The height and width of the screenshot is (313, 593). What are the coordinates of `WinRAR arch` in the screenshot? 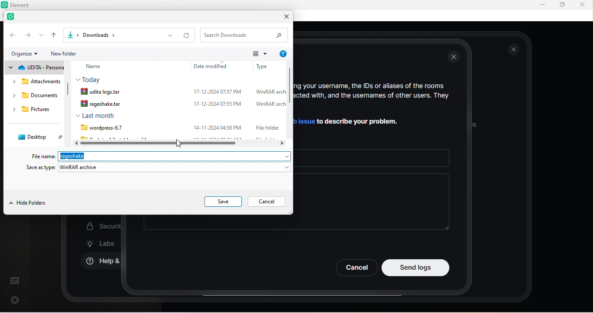 It's located at (270, 92).